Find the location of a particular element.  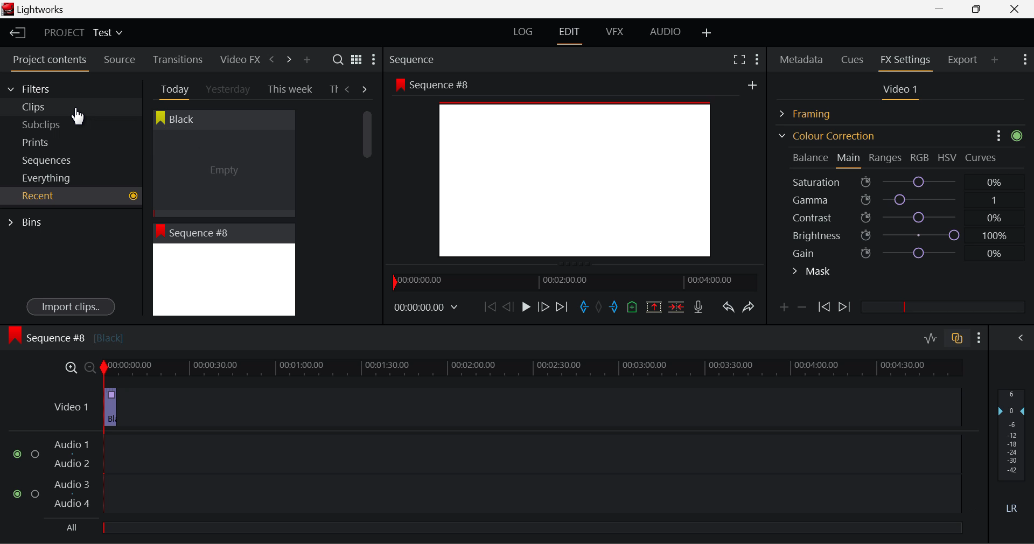

Background changed is located at coordinates (579, 170).